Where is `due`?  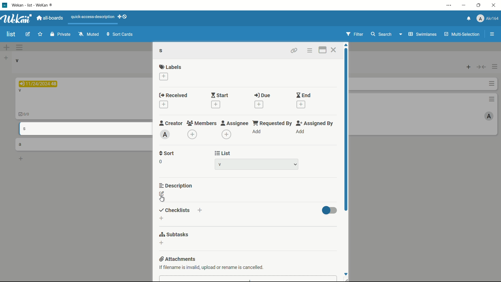
due is located at coordinates (262, 95).